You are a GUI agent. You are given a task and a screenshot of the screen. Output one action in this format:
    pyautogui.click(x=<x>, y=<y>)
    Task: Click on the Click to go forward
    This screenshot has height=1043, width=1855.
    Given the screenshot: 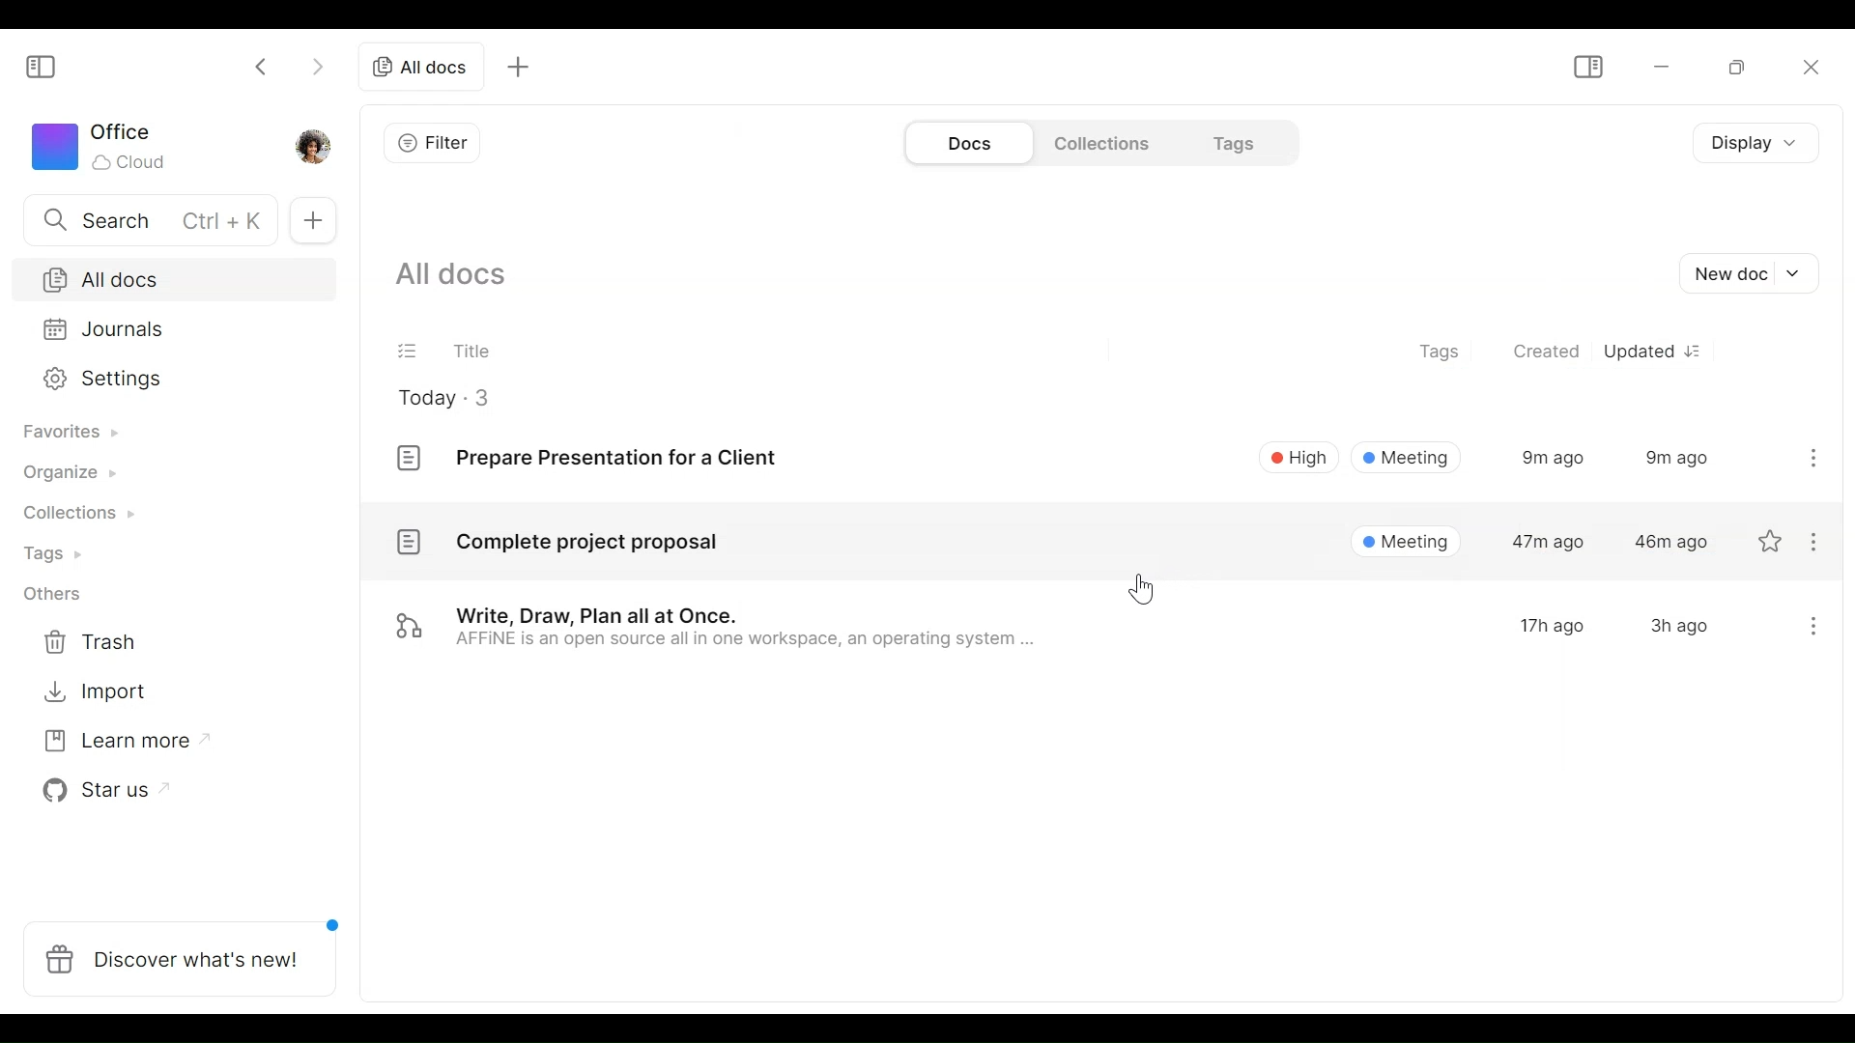 What is the action you would take?
    pyautogui.click(x=317, y=64)
    